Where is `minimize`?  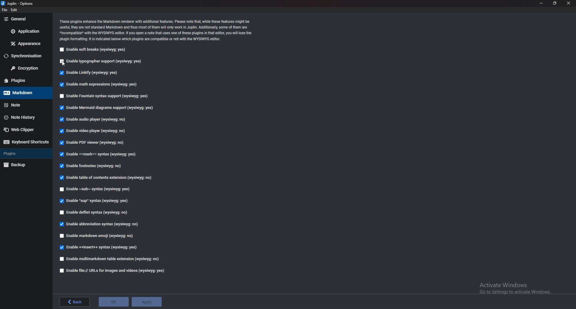
minimize is located at coordinates (541, 3).